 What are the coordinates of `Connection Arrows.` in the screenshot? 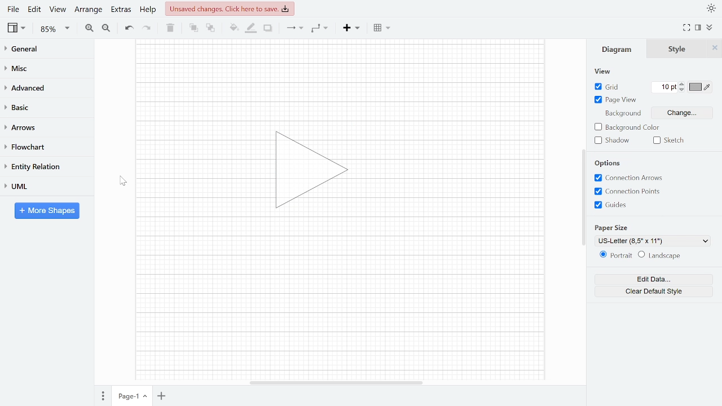 It's located at (626, 177).